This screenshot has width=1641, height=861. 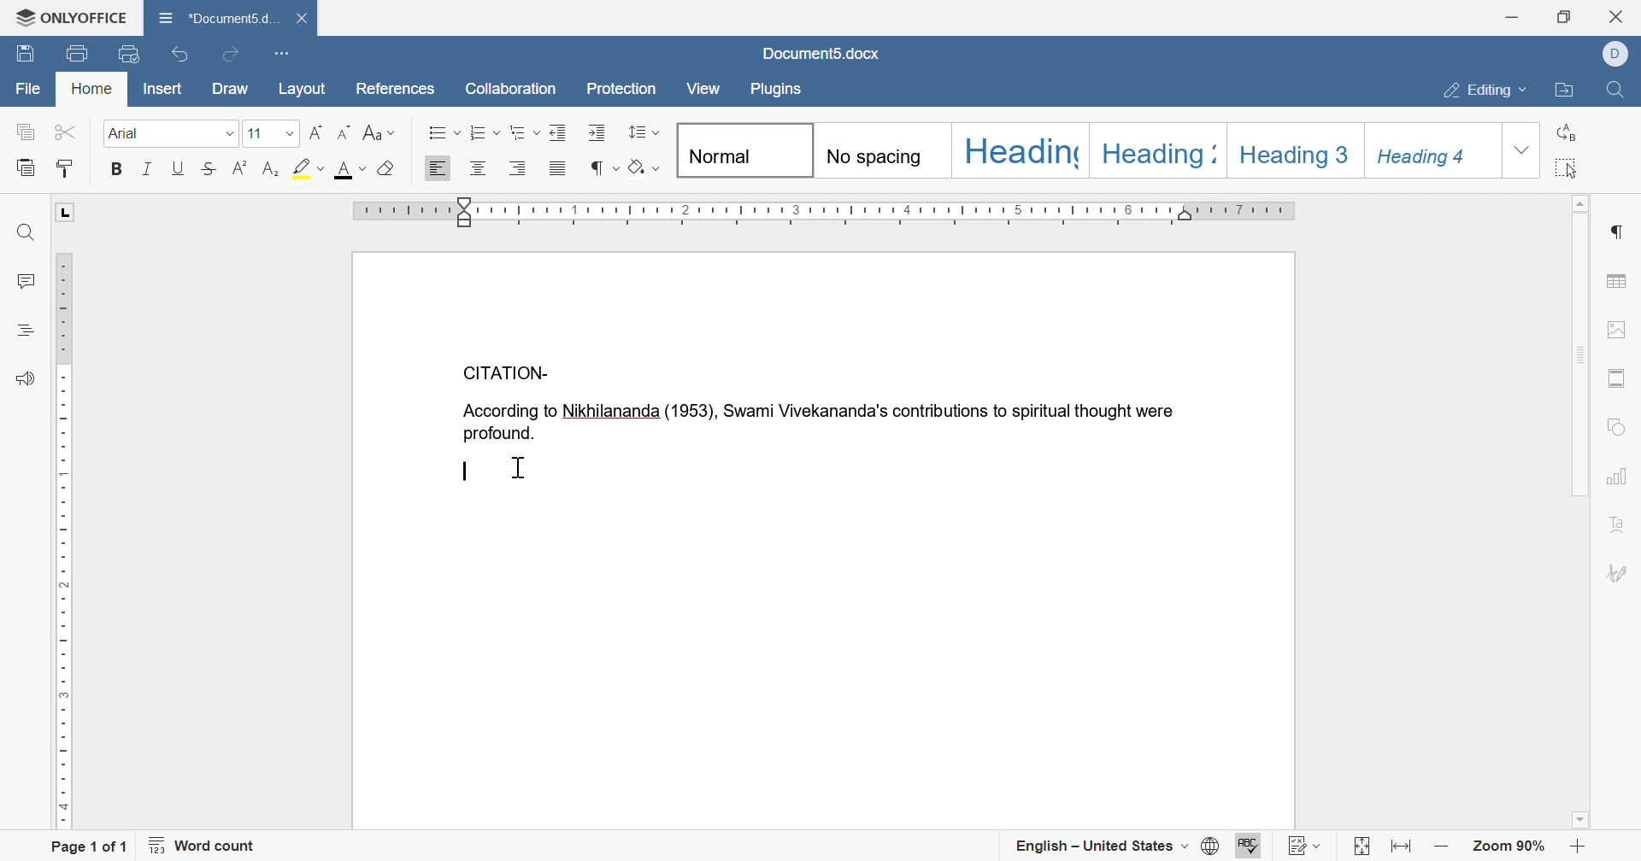 I want to click on replace all, so click(x=1567, y=131).